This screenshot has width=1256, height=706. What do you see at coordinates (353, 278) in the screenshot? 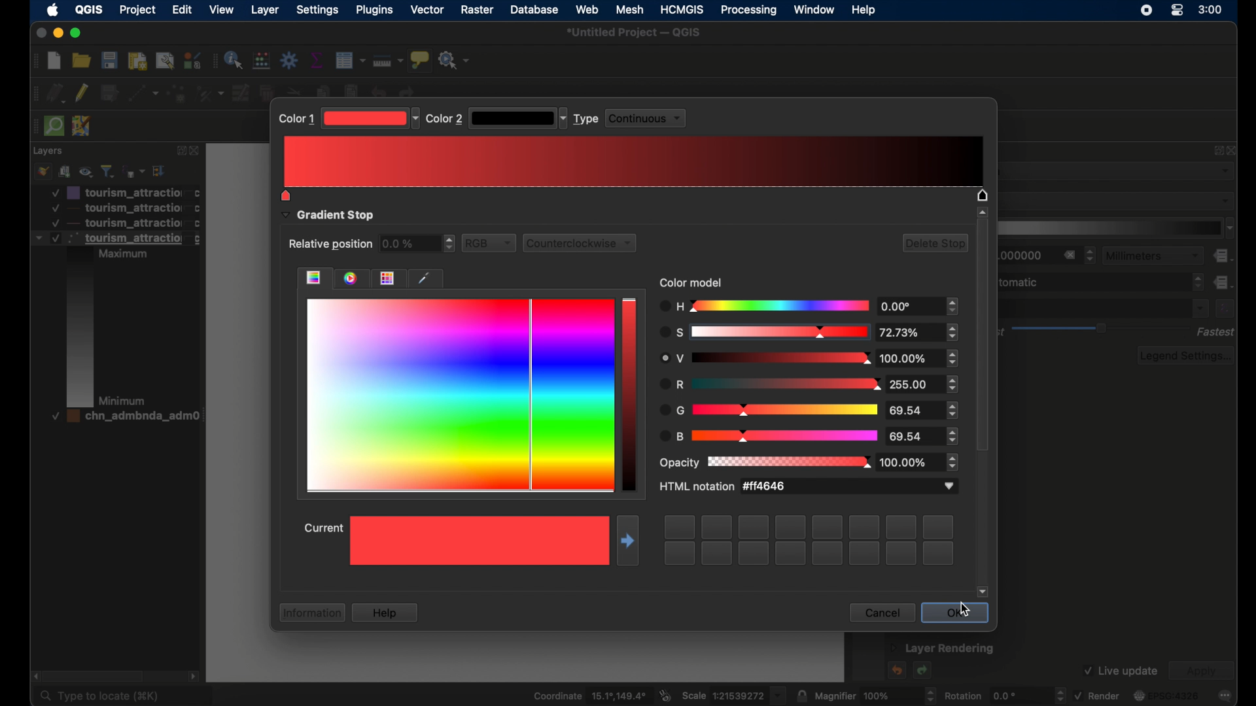
I see `color wheel` at bounding box center [353, 278].